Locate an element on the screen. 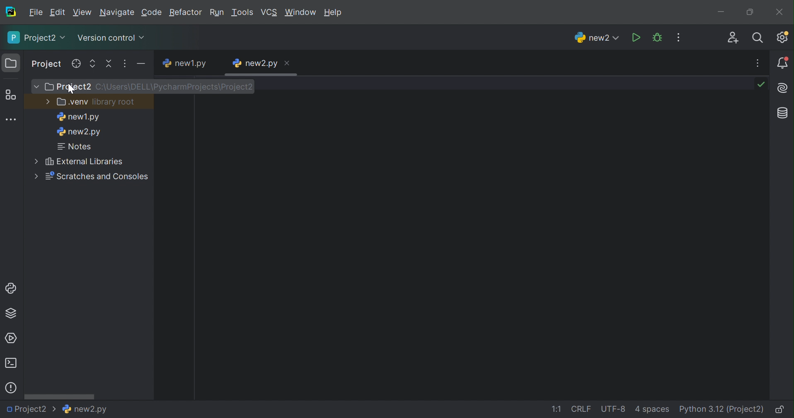 The image size is (794, 418). Debug is located at coordinates (657, 37).